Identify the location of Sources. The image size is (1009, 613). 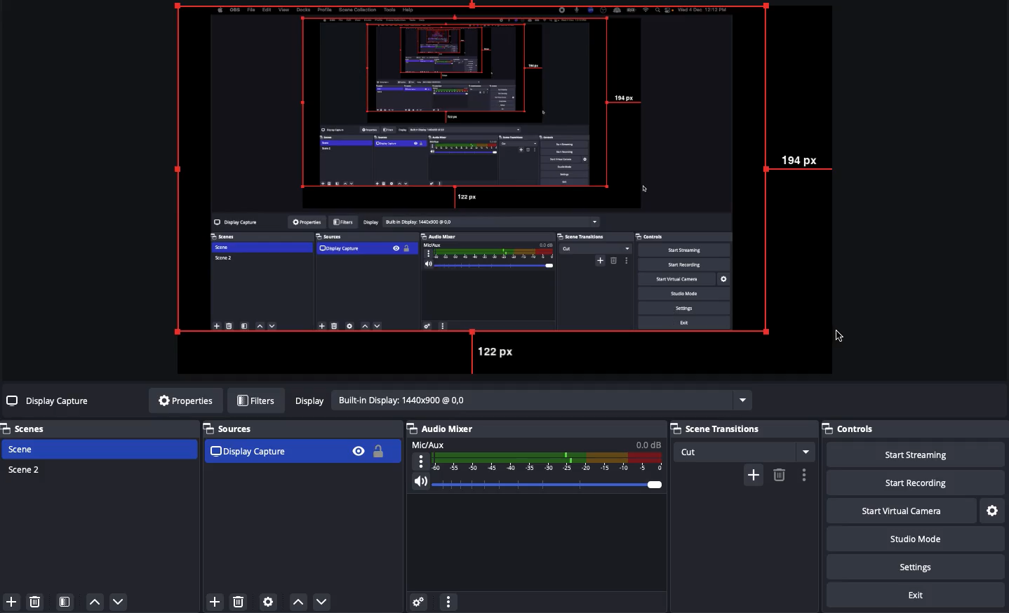
(300, 443).